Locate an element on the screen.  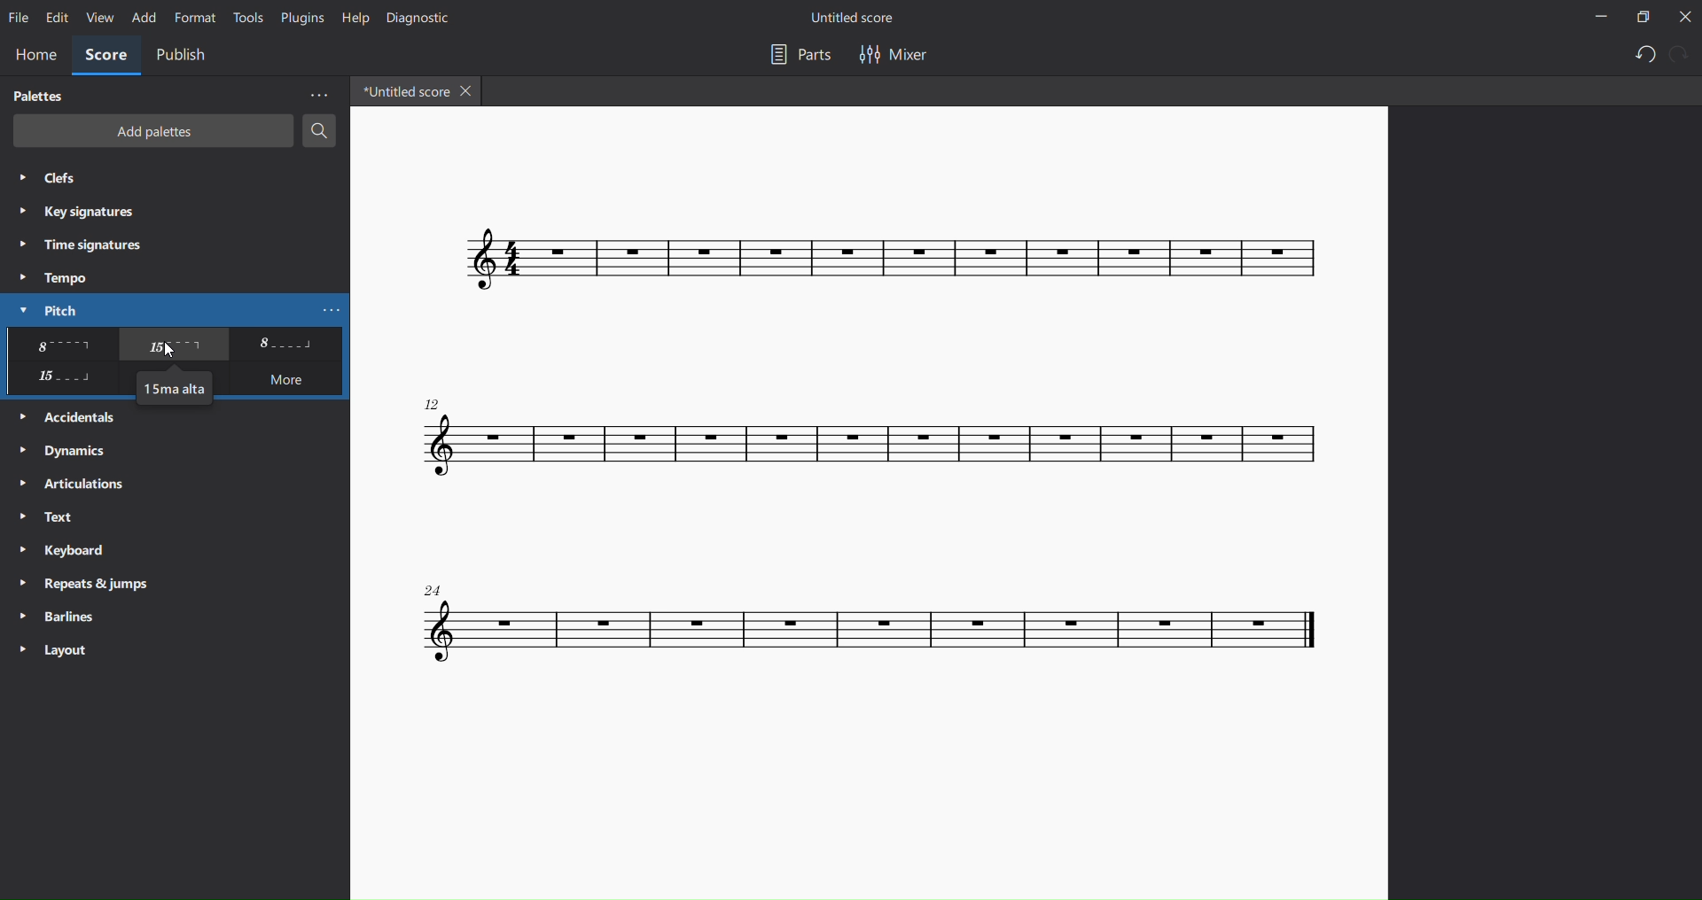
file is located at coordinates (20, 16).